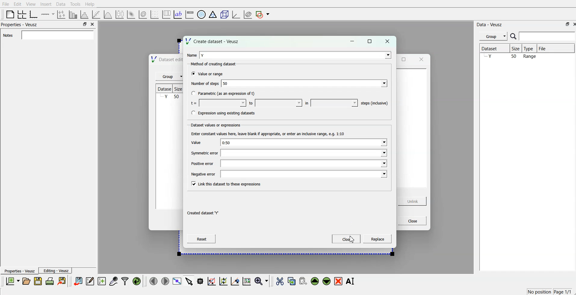 The height and width of the screenshot is (295, 576). Describe the element at coordinates (304, 173) in the screenshot. I see `negative error value field` at that location.